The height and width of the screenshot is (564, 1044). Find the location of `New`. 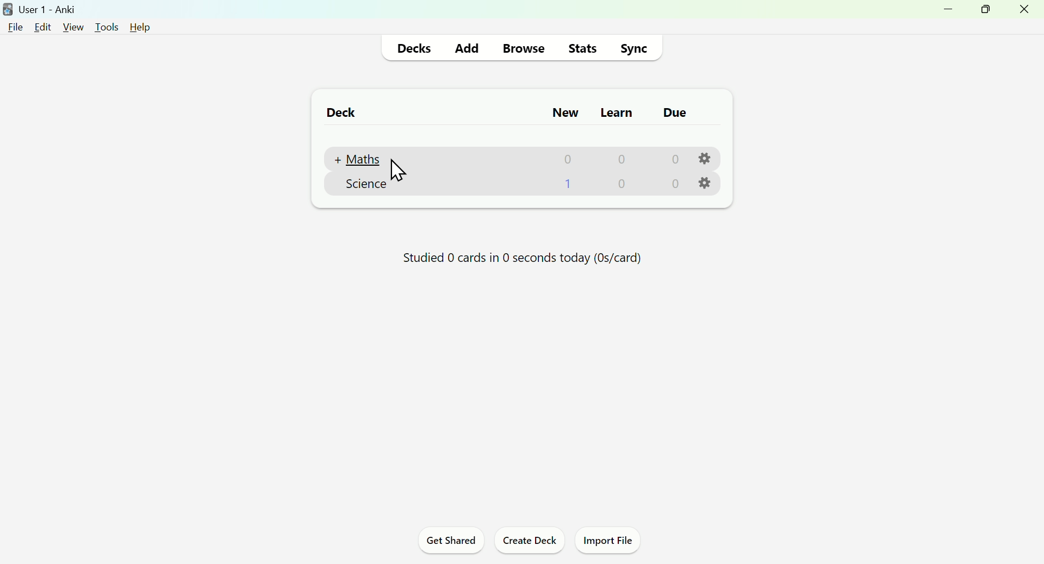

New is located at coordinates (566, 113).